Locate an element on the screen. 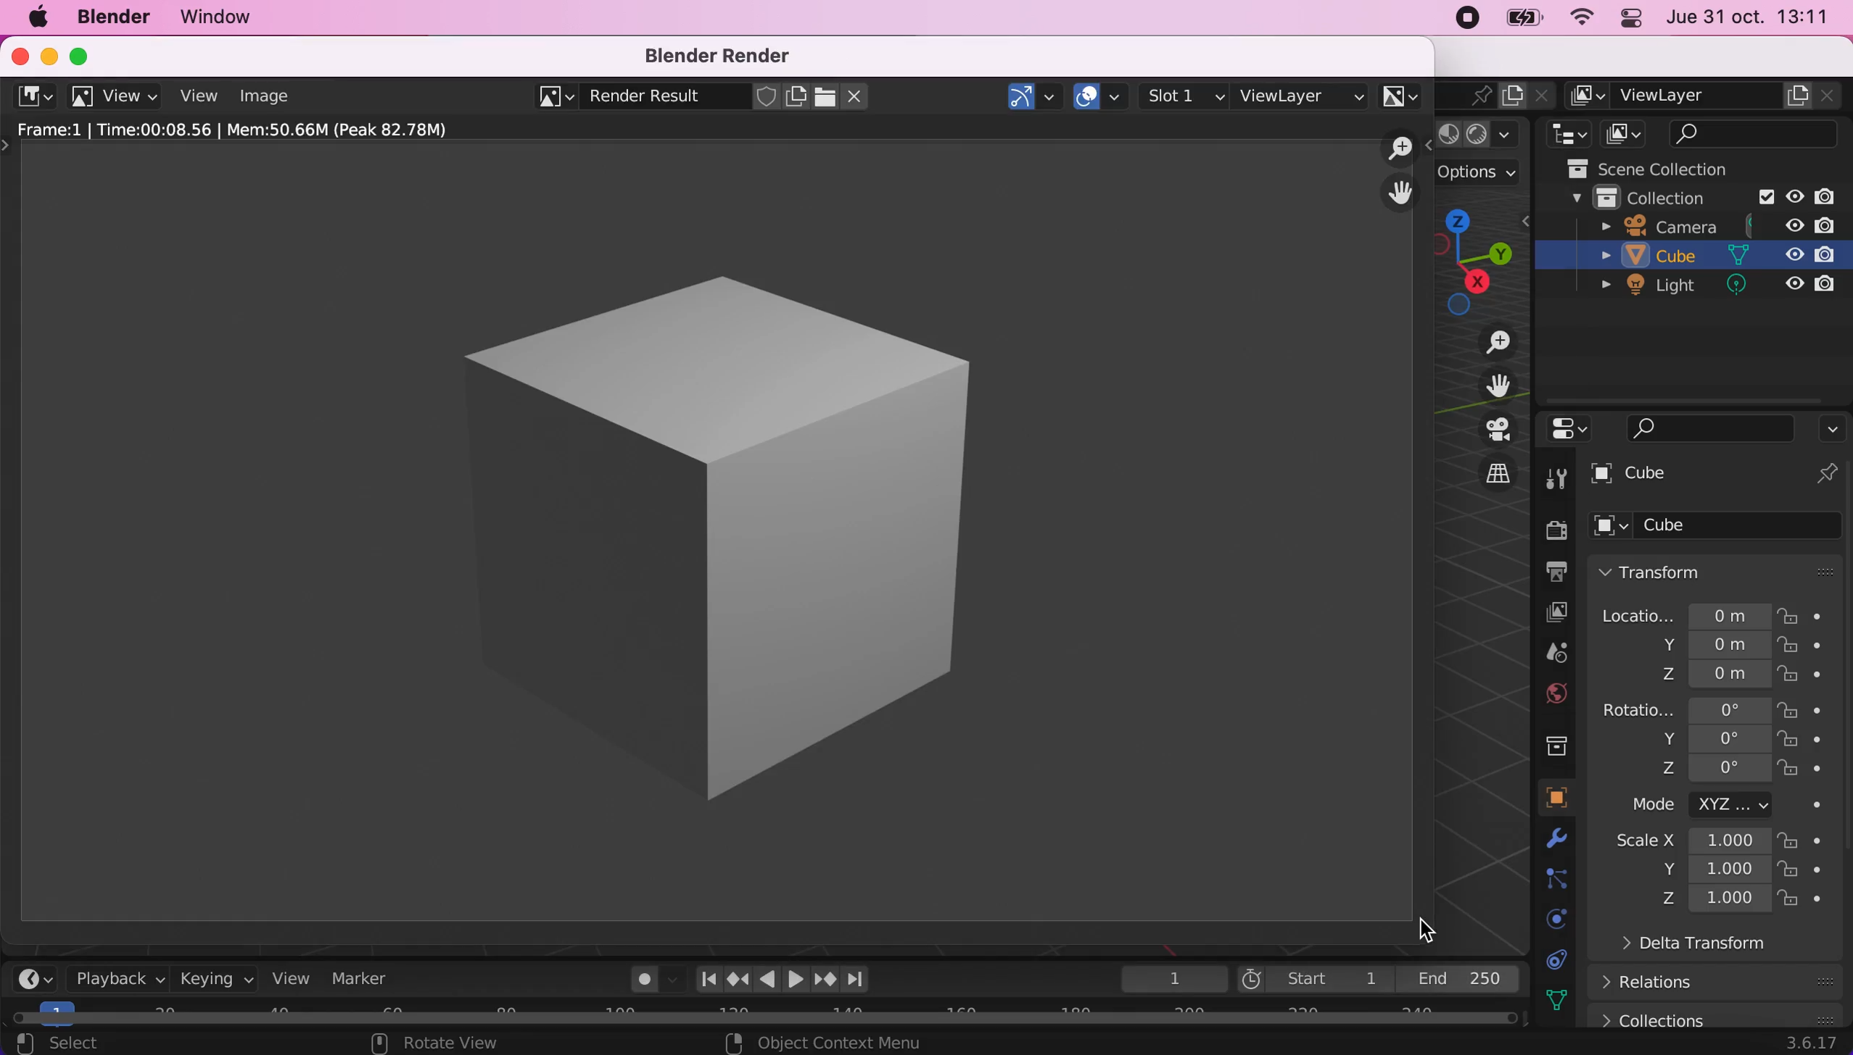 Image resolution: width=1853 pixels, height=1055 pixels. camera is located at coordinates (1717, 225).